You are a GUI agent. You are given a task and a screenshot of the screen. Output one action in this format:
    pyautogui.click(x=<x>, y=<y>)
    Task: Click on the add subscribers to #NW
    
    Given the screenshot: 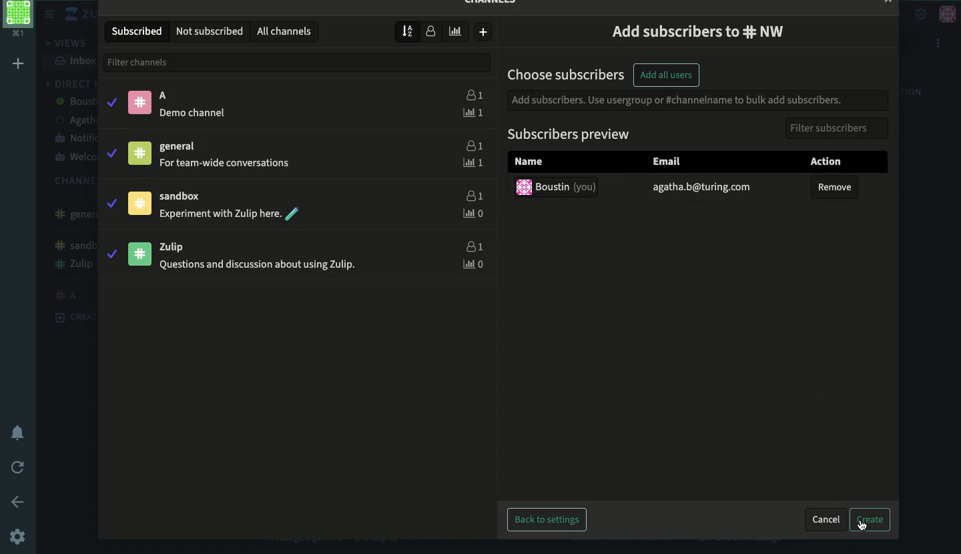 What is the action you would take?
    pyautogui.click(x=695, y=33)
    